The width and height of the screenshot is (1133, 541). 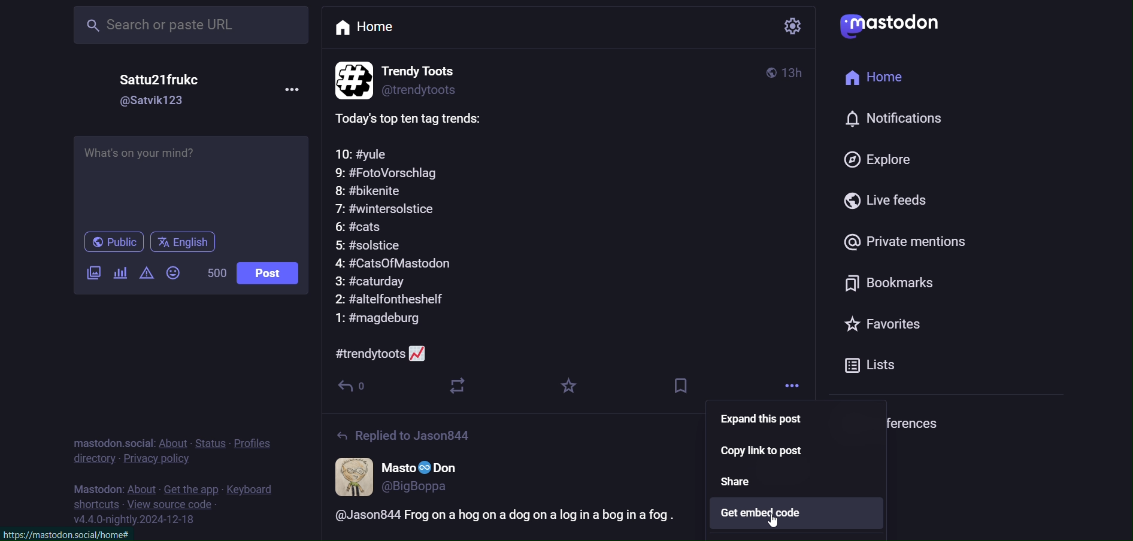 What do you see at coordinates (876, 327) in the screenshot?
I see `favorites` at bounding box center [876, 327].